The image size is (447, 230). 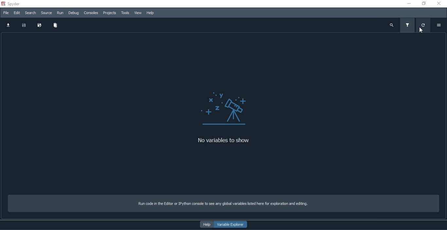 I want to click on Search, so click(x=30, y=13).